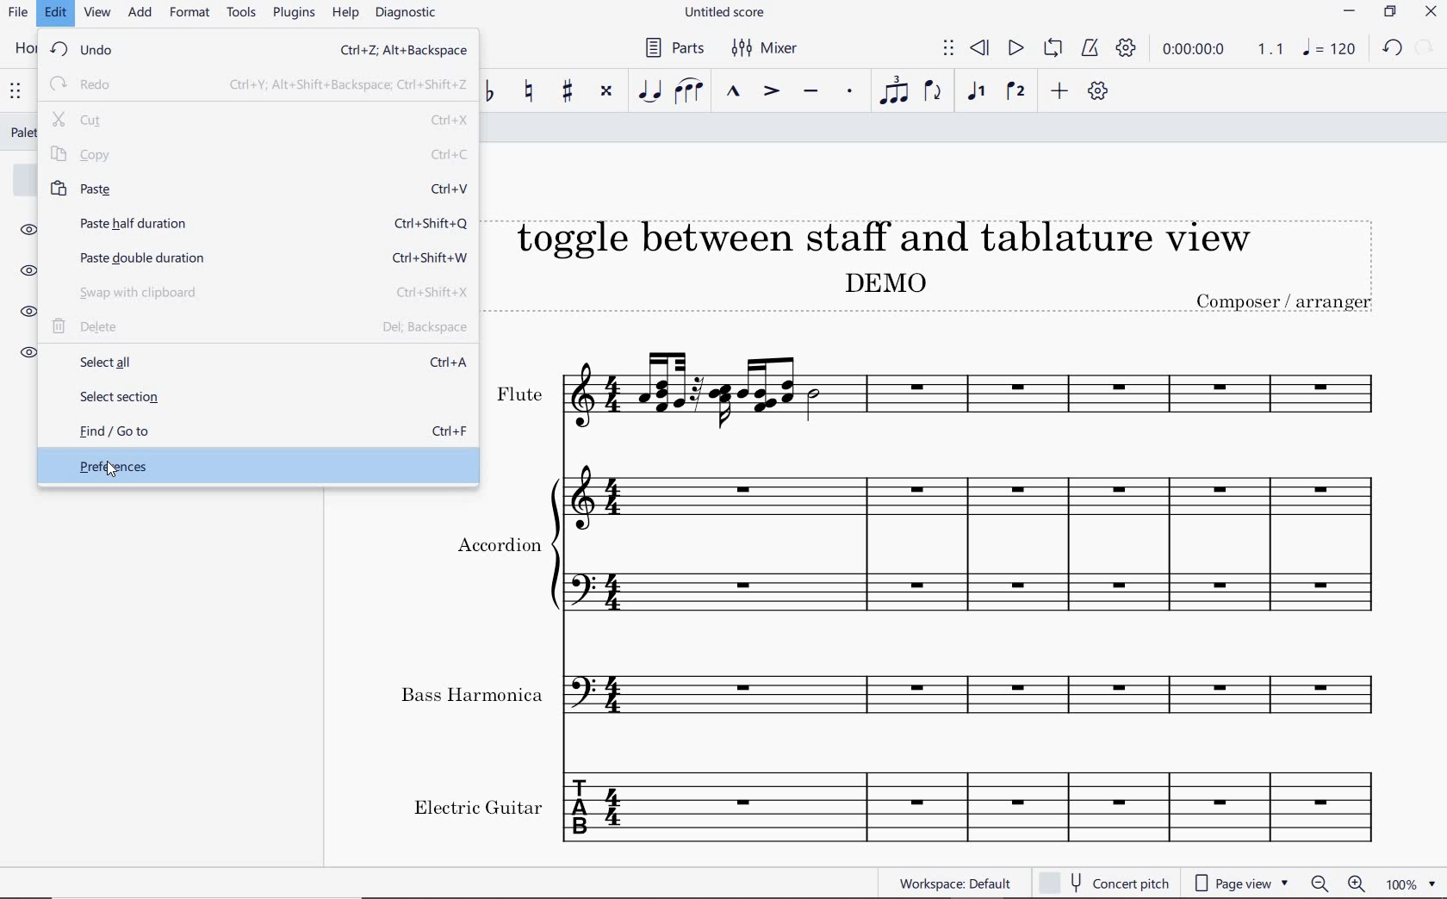  I want to click on toggle flat, so click(493, 91).